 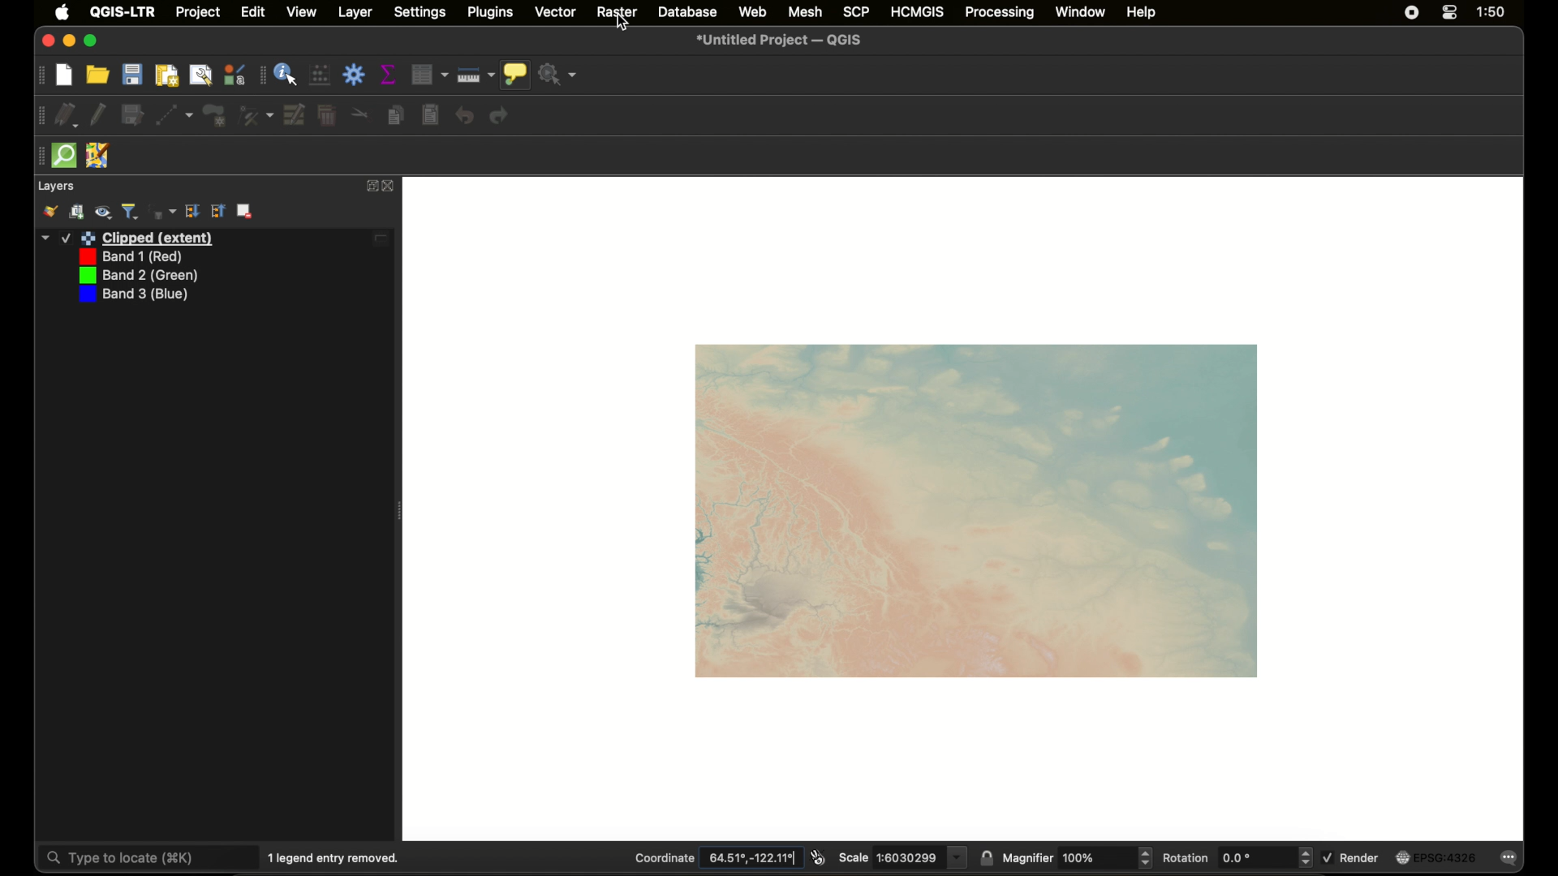 I want to click on vector, so click(x=557, y=11).